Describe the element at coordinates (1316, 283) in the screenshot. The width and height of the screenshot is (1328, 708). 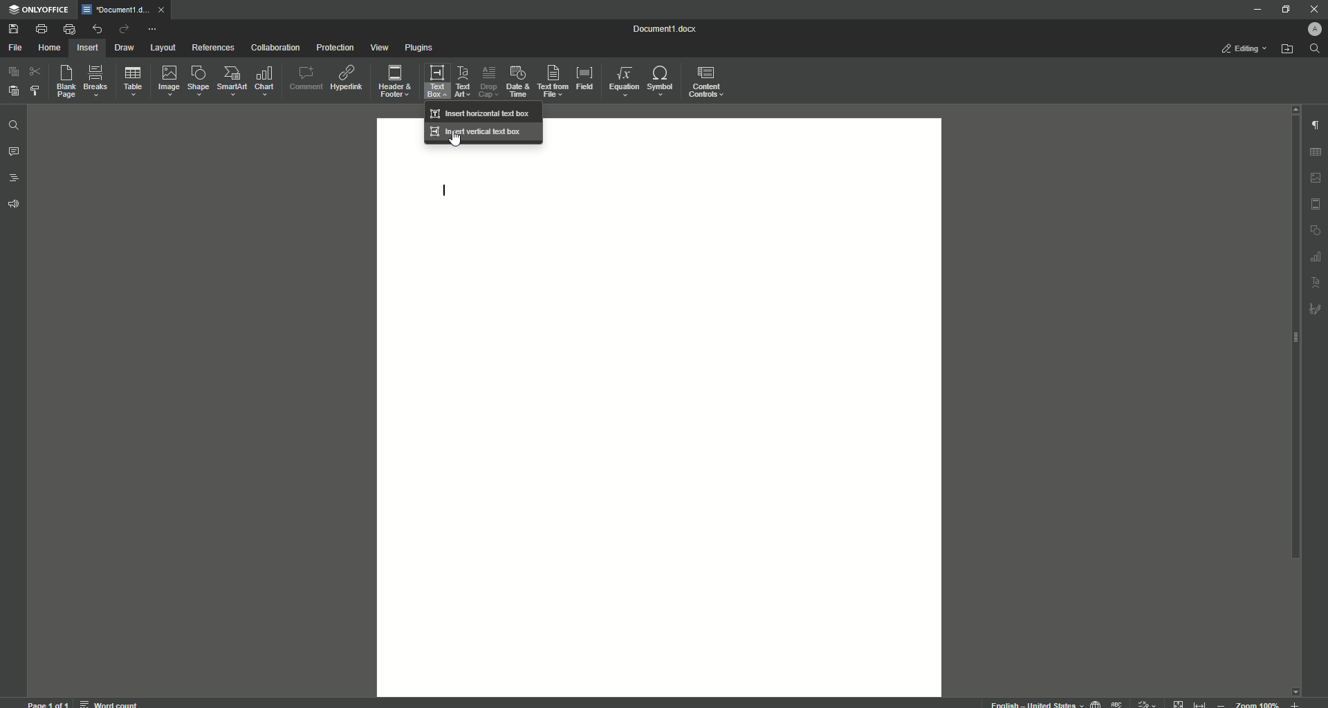
I see `text art` at that location.